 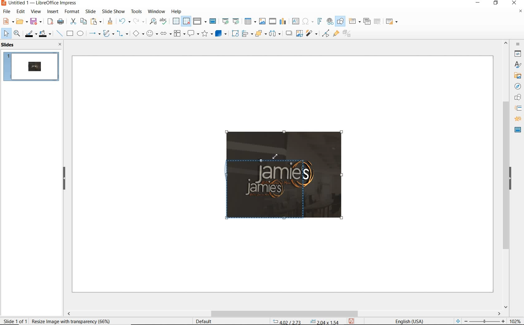 I want to click on new, so click(x=7, y=21).